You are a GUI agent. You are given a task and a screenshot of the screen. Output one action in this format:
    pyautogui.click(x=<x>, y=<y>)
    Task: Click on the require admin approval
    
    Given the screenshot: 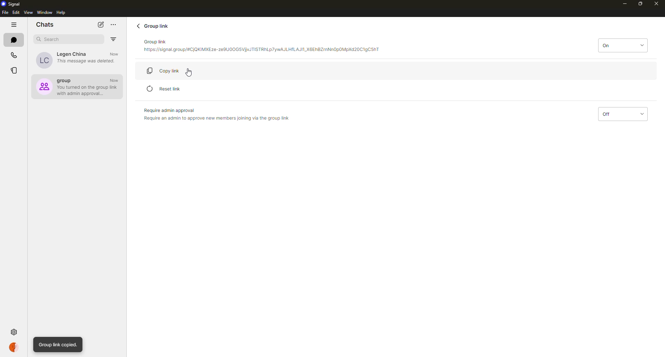 What is the action you would take?
    pyautogui.click(x=216, y=114)
    